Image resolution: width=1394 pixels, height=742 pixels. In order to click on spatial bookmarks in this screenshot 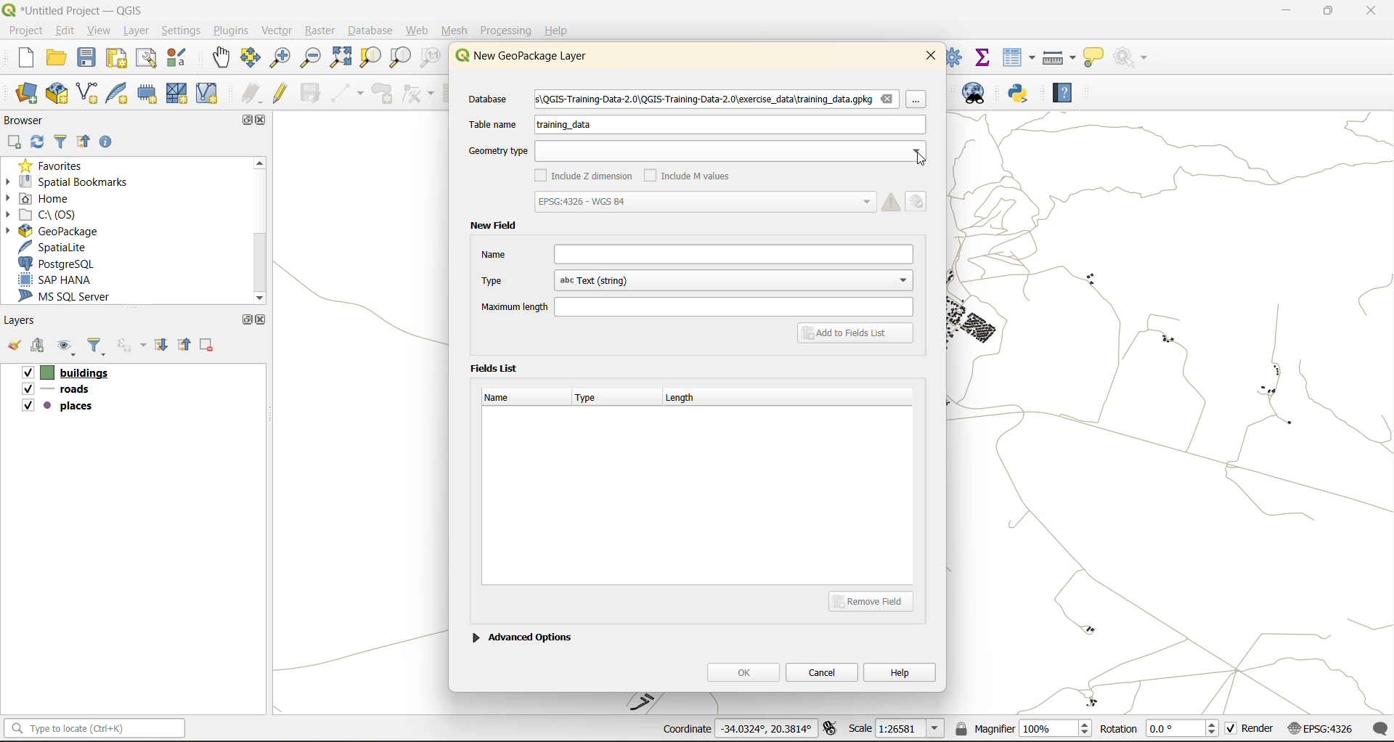, I will do `click(76, 182)`.